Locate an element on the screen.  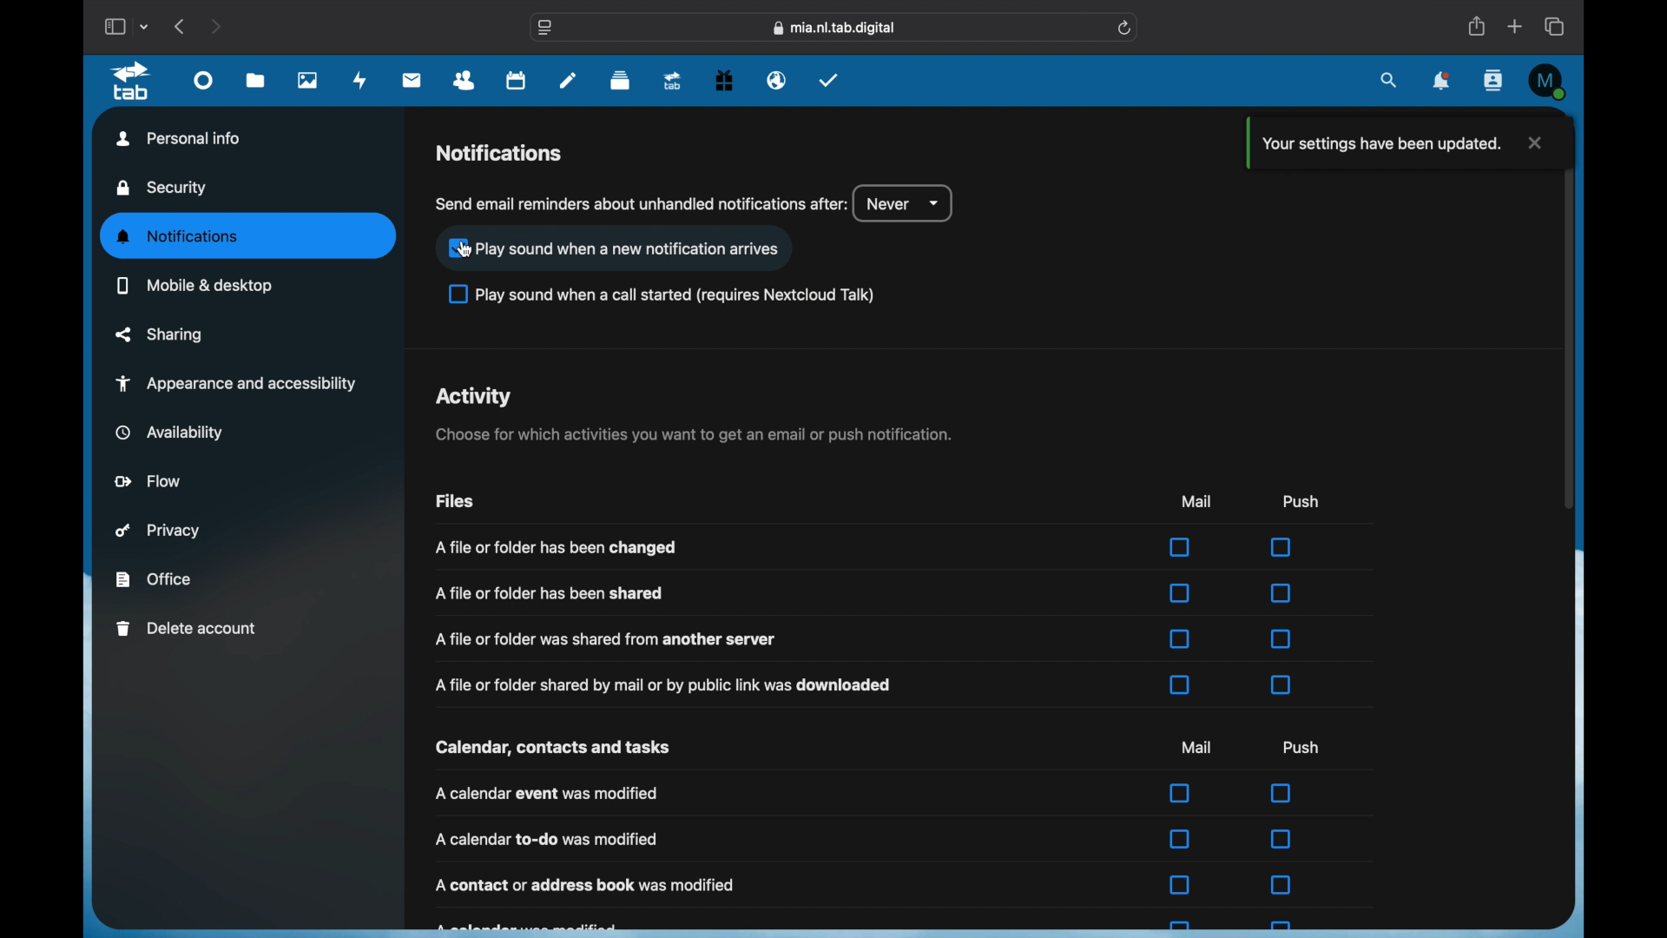
show tab overview is located at coordinates (1556, 26).